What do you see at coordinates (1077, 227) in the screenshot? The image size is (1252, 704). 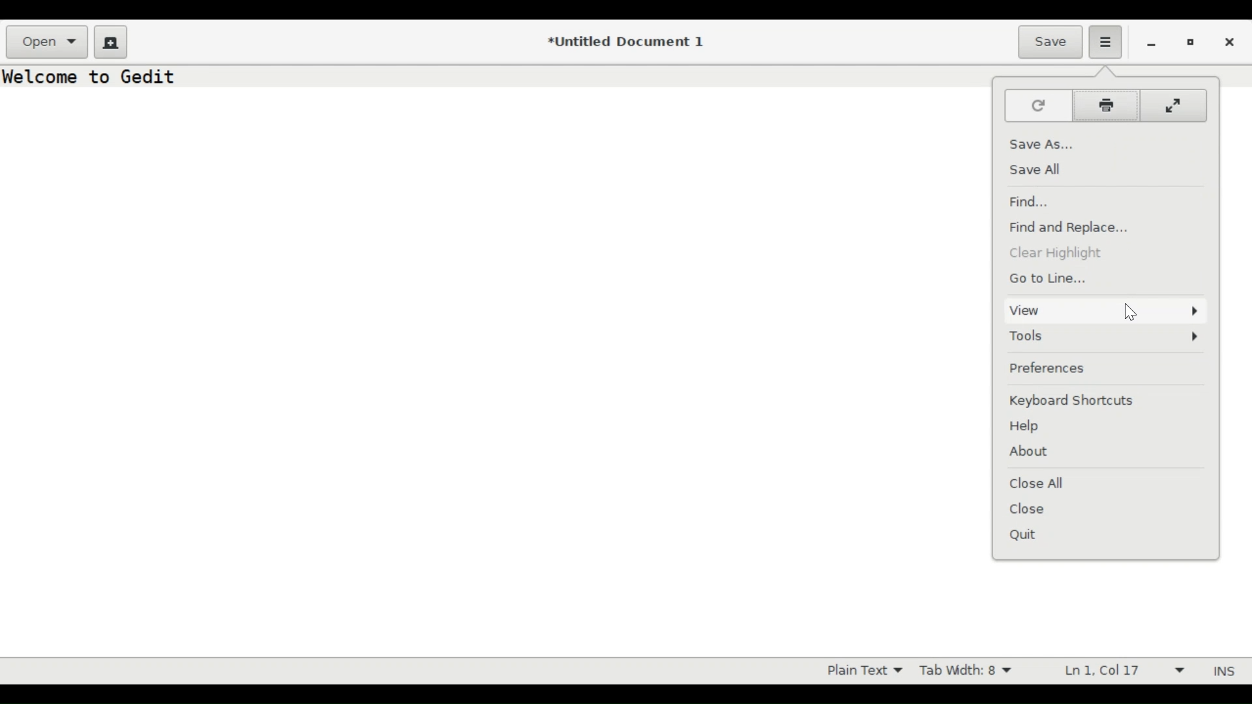 I see `Find and Replace` at bounding box center [1077, 227].